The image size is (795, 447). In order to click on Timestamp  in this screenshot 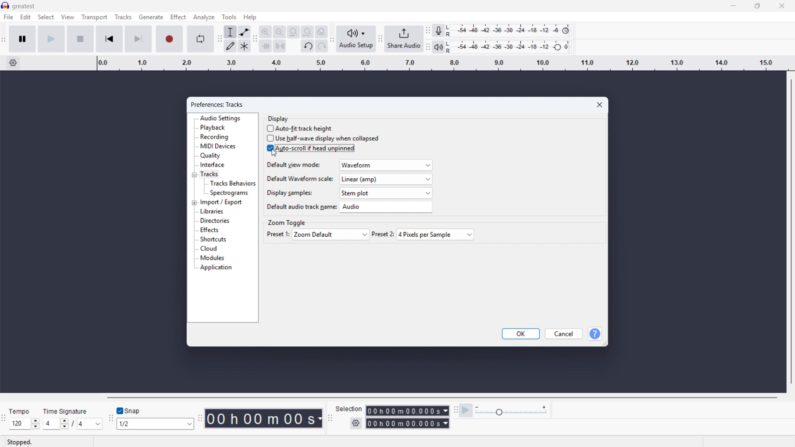, I will do `click(264, 418)`.